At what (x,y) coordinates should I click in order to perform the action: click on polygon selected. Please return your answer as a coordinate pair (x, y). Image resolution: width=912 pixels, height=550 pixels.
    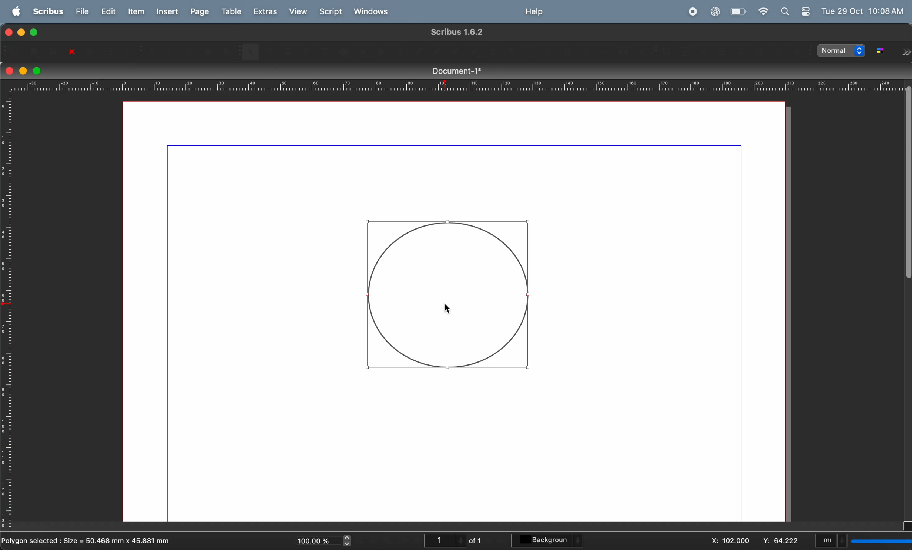
    Looking at the image, I should click on (89, 539).